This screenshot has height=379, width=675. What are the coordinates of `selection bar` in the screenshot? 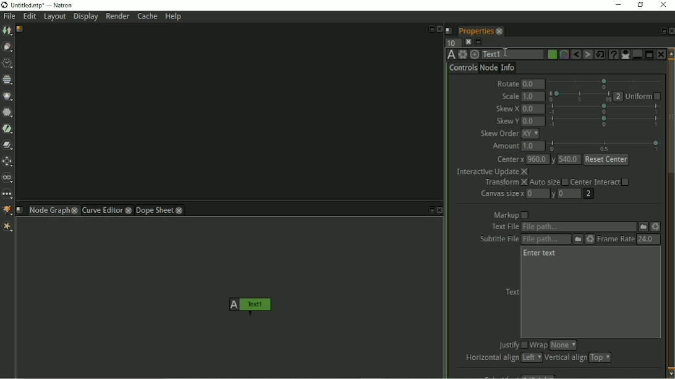 It's located at (580, 96).